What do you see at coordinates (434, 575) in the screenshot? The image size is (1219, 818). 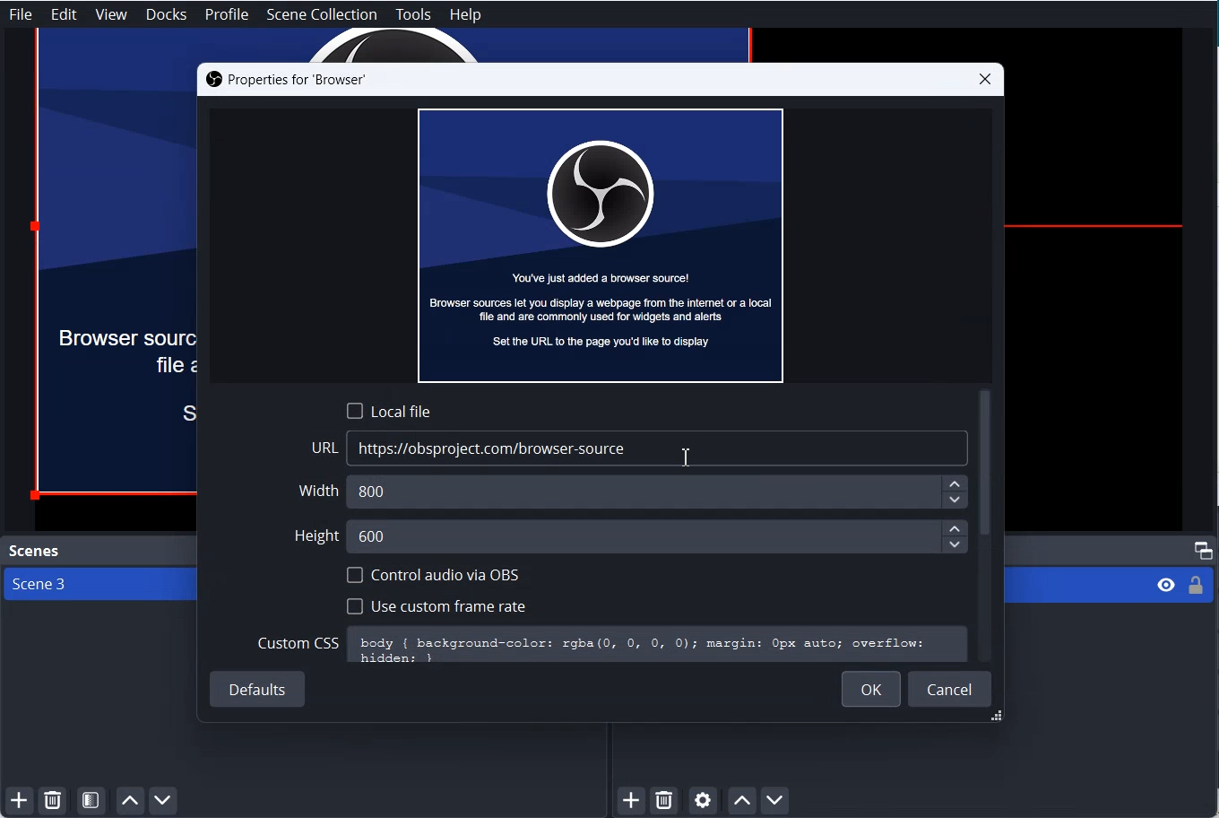 I see `(un)check Control audio via OBS` at bounding box center [434, 575].